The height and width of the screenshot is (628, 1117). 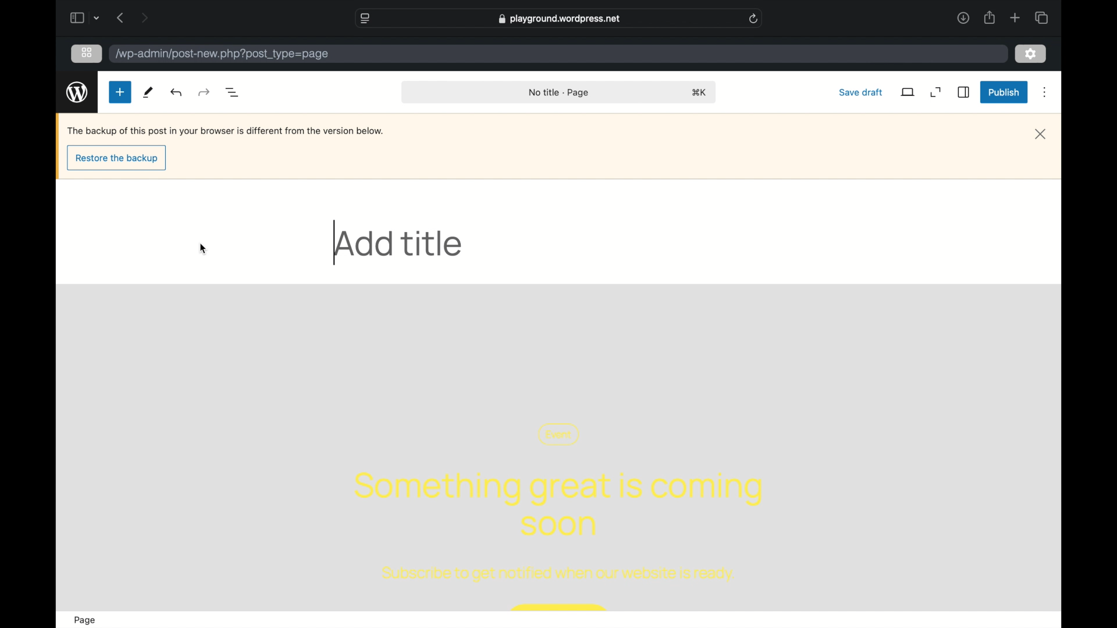 What do you see at coordinates (1003, 93) in the screenshot?
I see `publish` at bounding box center [1003, 93].